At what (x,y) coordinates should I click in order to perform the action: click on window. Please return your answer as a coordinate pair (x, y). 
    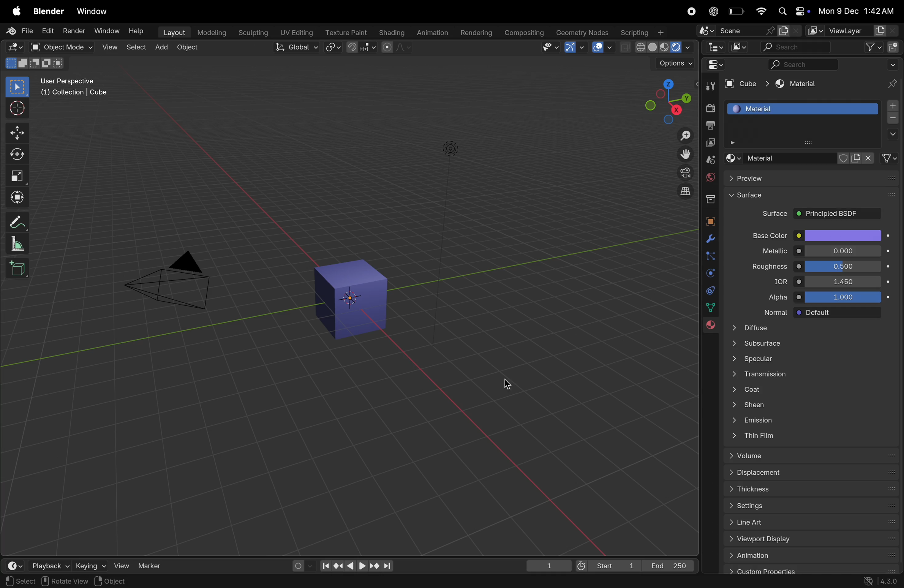
    Looking at the image, I should click on (107, 32).